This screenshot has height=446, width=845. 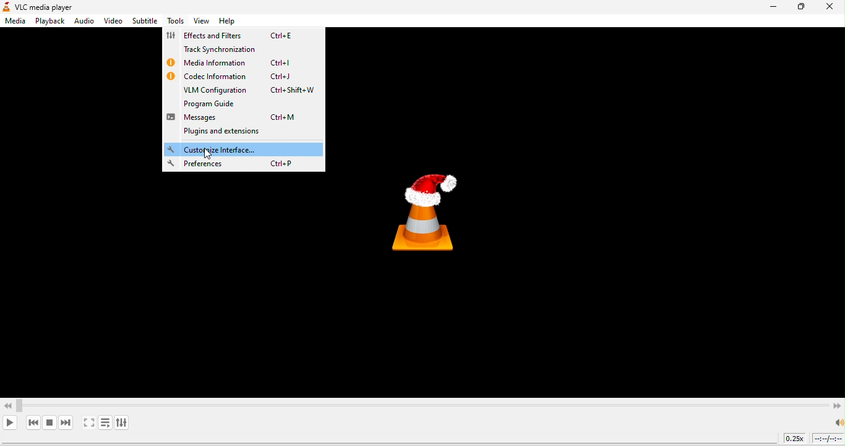 What do you see at coordinates (234, 77) in the screenshot?
I see `codec information` at bounding box center [234, 77].